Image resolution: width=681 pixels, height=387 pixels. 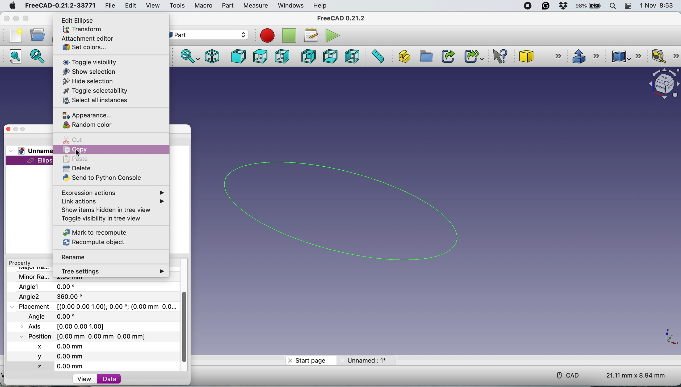 What do you see at coordinates (110, 379) in the screenshot?
I see `data` at bounding box center [110, 379].